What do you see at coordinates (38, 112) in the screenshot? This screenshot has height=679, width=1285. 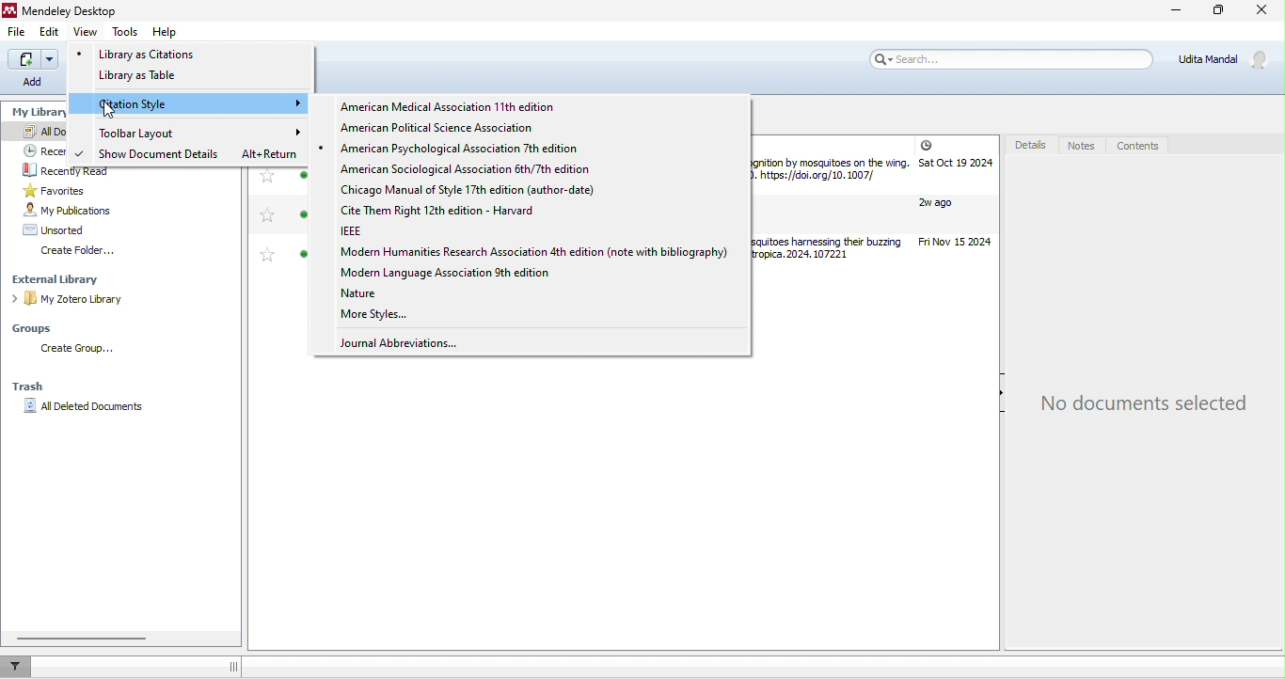 I see `My Library` at bounding box center [38, 112].